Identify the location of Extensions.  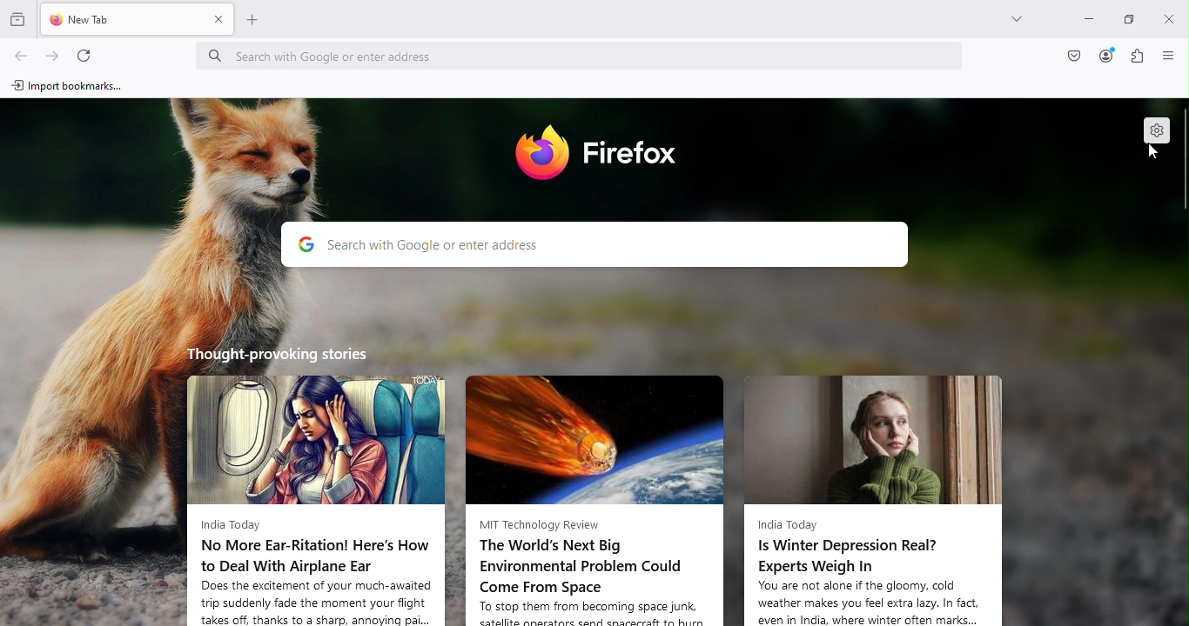
(1136, 58).